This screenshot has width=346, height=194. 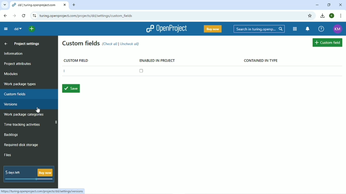 I want to click on Collapse project menu, so click(x=6, y=29).